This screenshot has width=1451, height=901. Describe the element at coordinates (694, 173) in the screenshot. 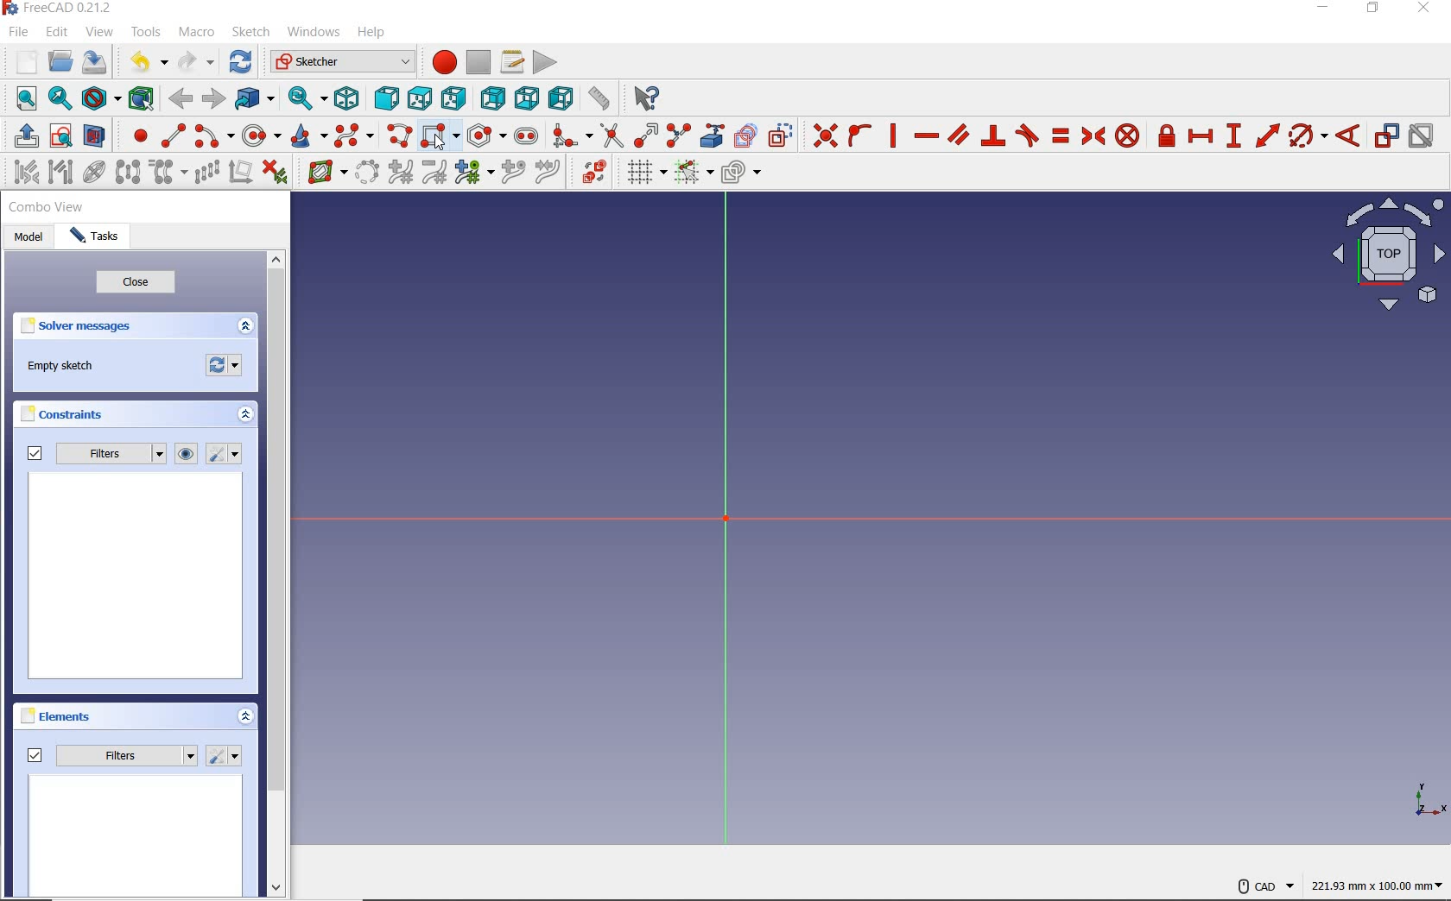

I see `toggle snap` at that location.